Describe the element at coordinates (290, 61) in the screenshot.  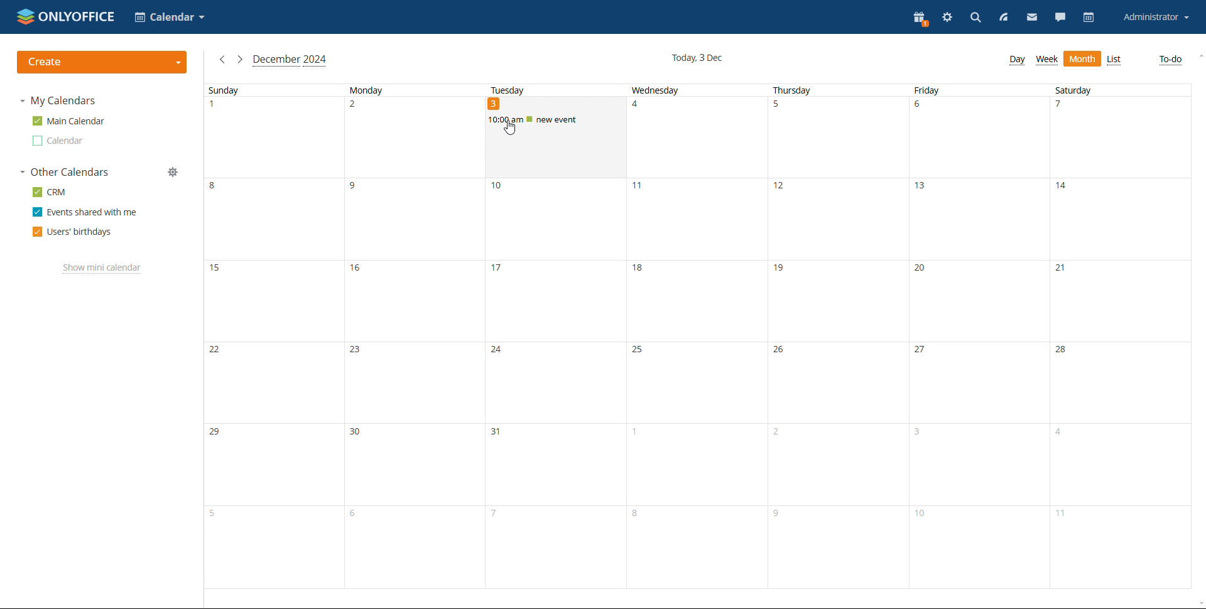
I see `current month` at that location.